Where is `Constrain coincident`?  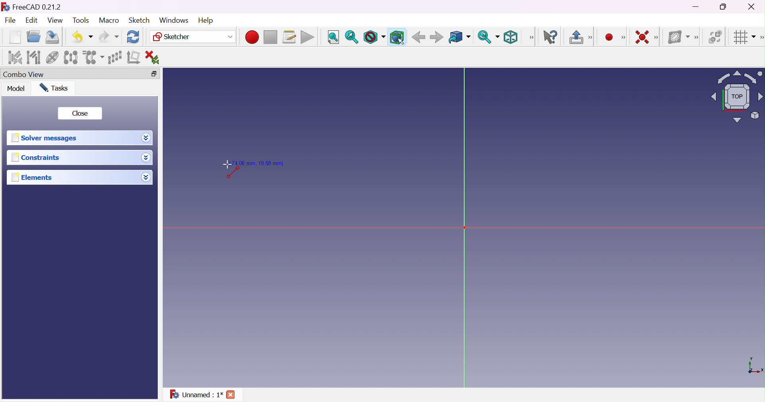 Constrain coincident is located at coordinates (641, 37).